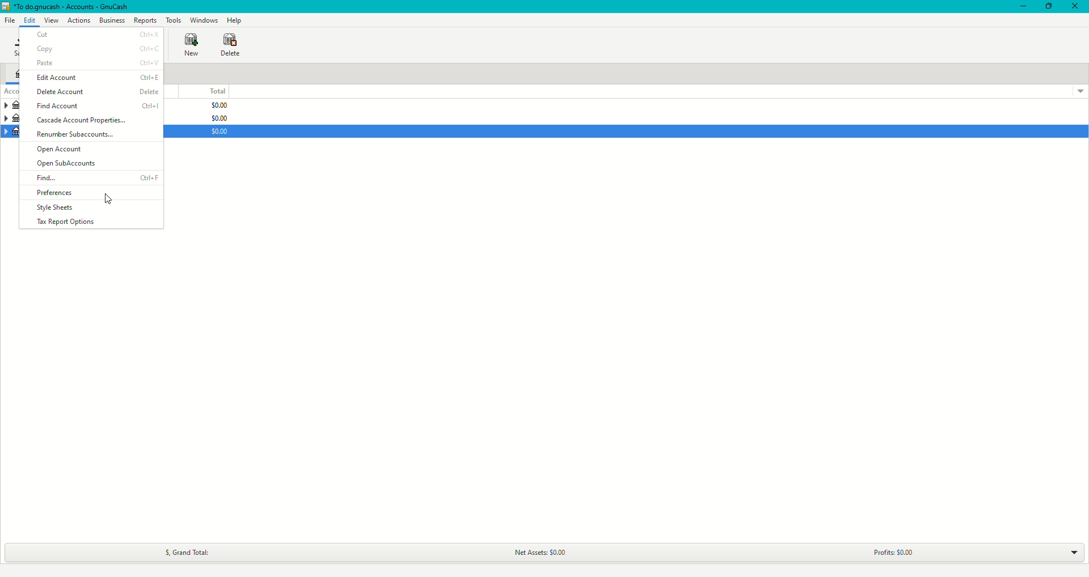  What do you see at coordinates (231, 46) in the screenshot?
I see `Delete` at bounding box center [231, 46].